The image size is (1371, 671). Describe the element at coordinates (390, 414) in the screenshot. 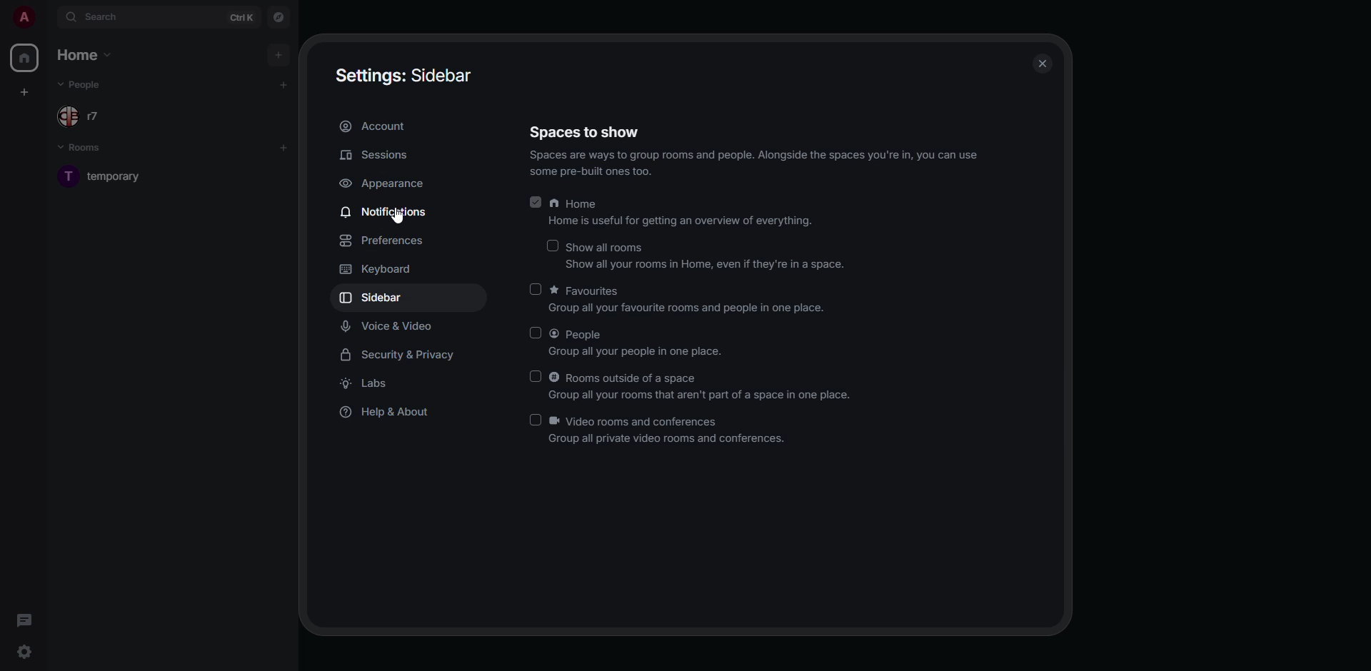

I see `help & about` at that location.